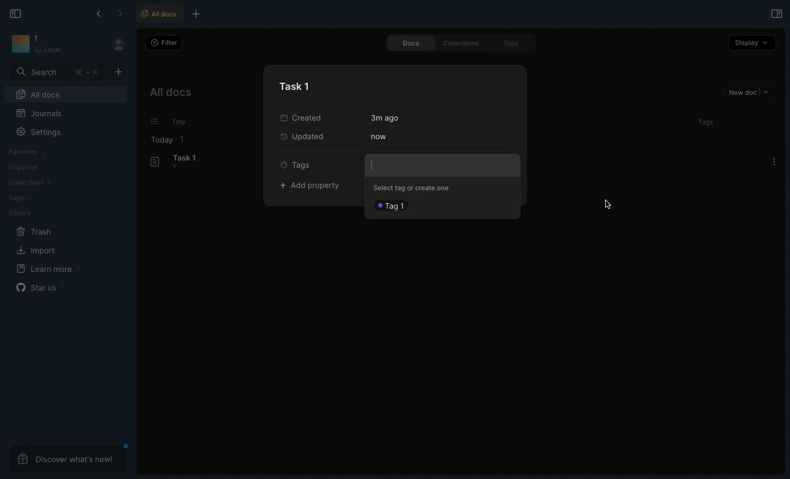 This screenshot has height=479, width=790. What do you see at coordinates (49, 44) in the screenshot?
I see `1 Local` at bounding box center [49, 44].